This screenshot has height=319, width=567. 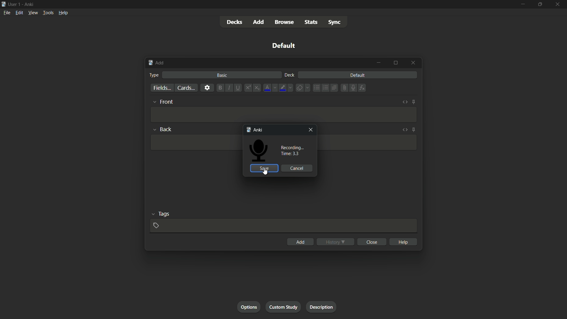 What do you see at coordinates (29, 4) in the screenshot?
I see `app name` at bounding box center [29, 4].